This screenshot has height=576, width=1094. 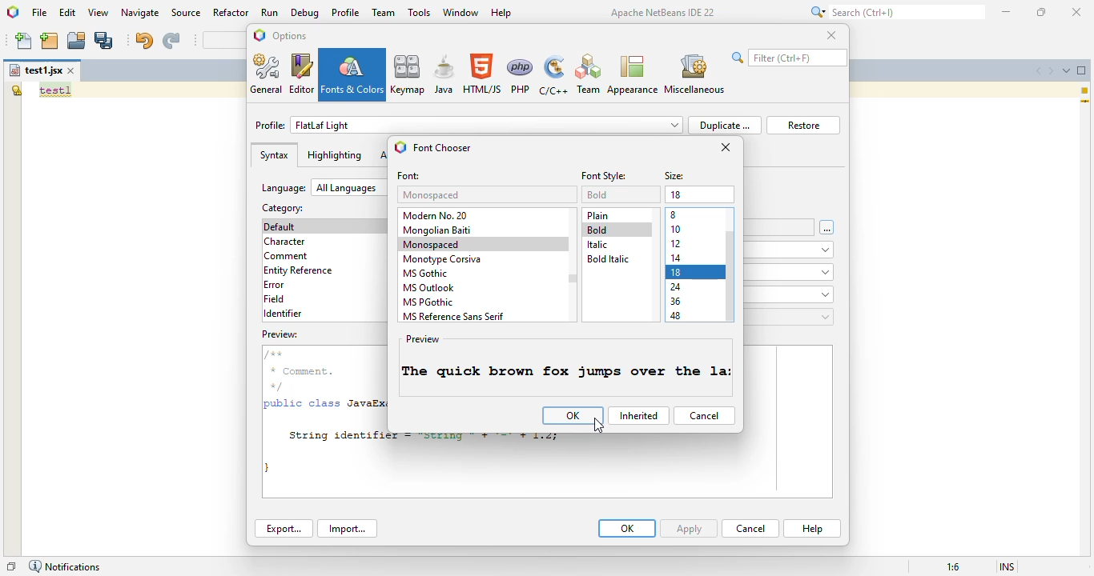 I want to click on Preview, so click(x=424, y=339).